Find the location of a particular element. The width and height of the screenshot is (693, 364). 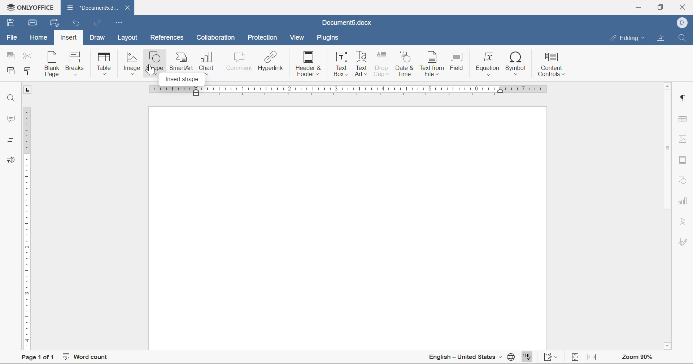

blank page is located at coordinates (52, 63).